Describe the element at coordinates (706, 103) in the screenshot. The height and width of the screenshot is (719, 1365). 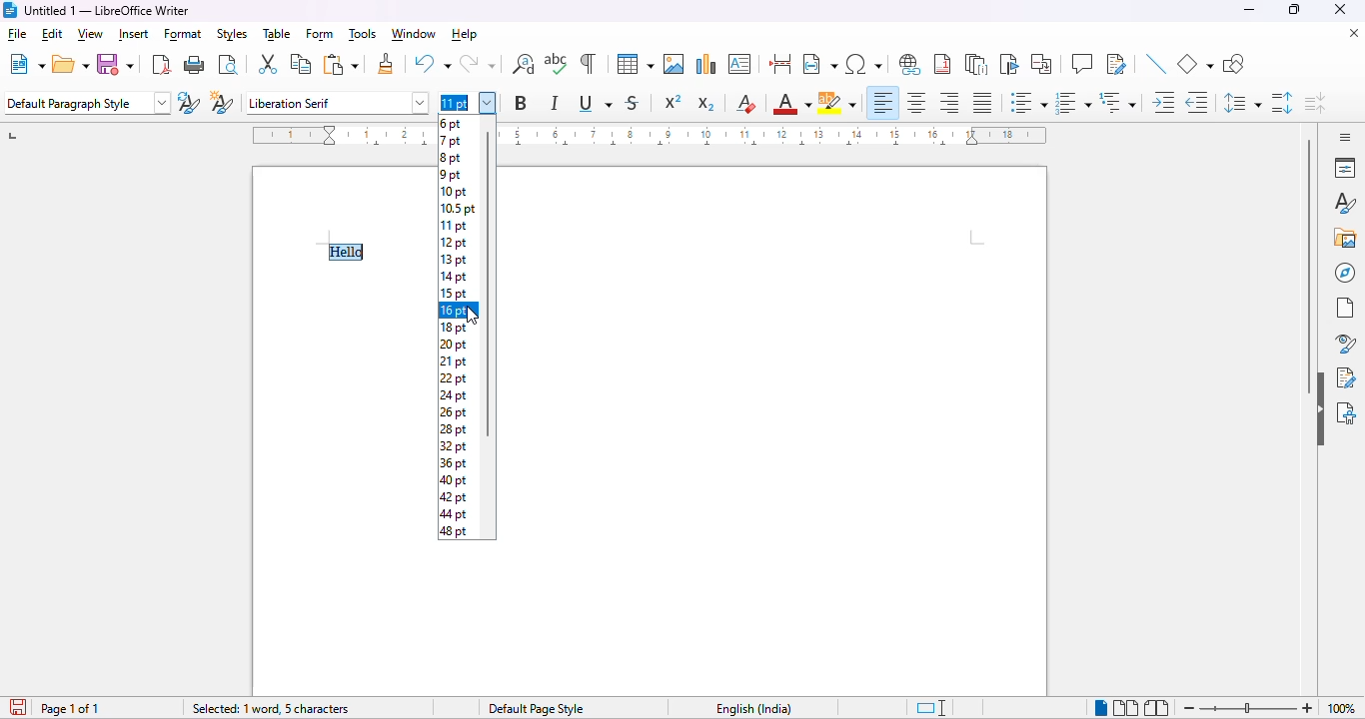
I see `subscript` at that location.